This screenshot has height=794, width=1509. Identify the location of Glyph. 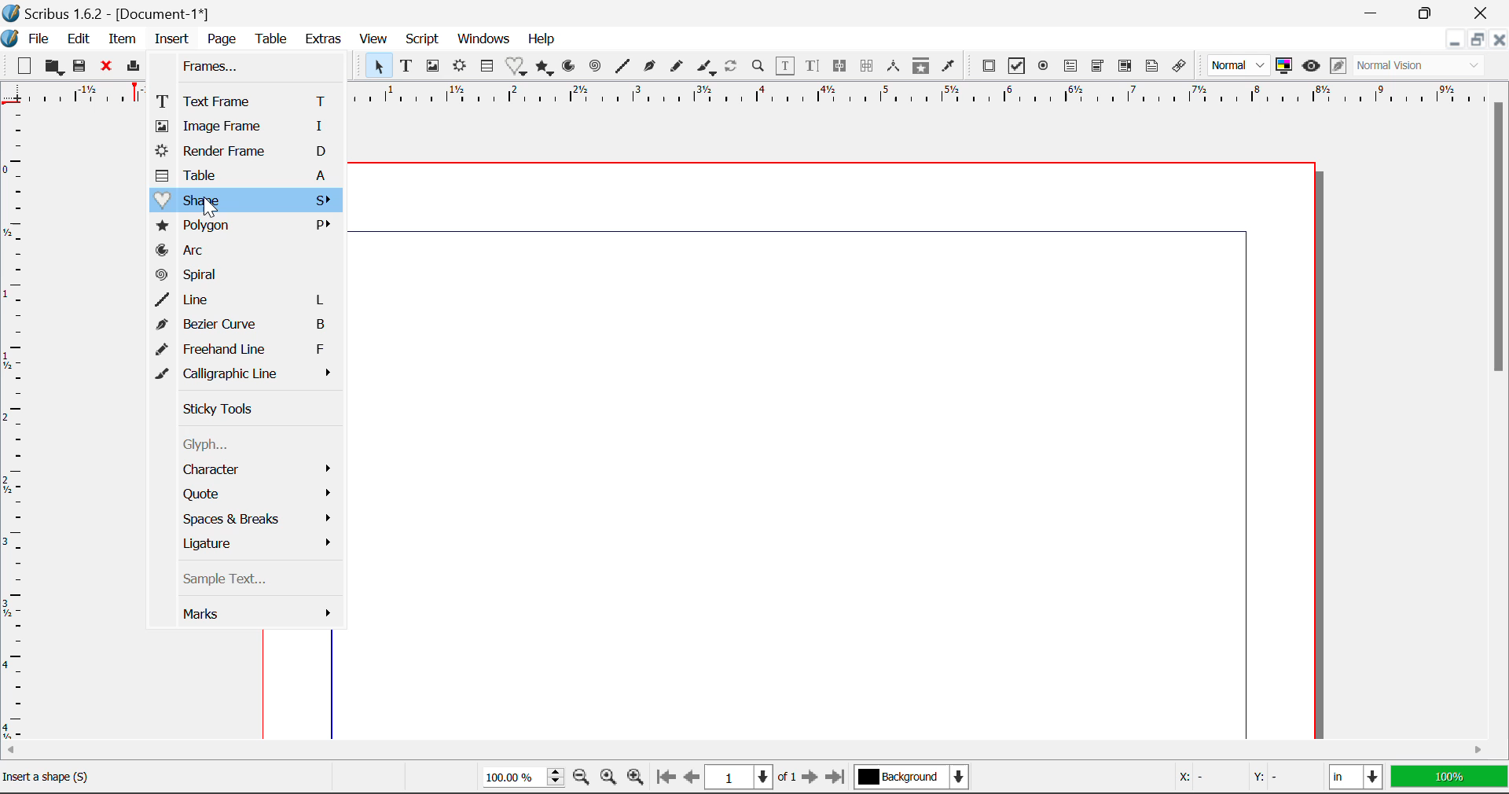
(242, 447).